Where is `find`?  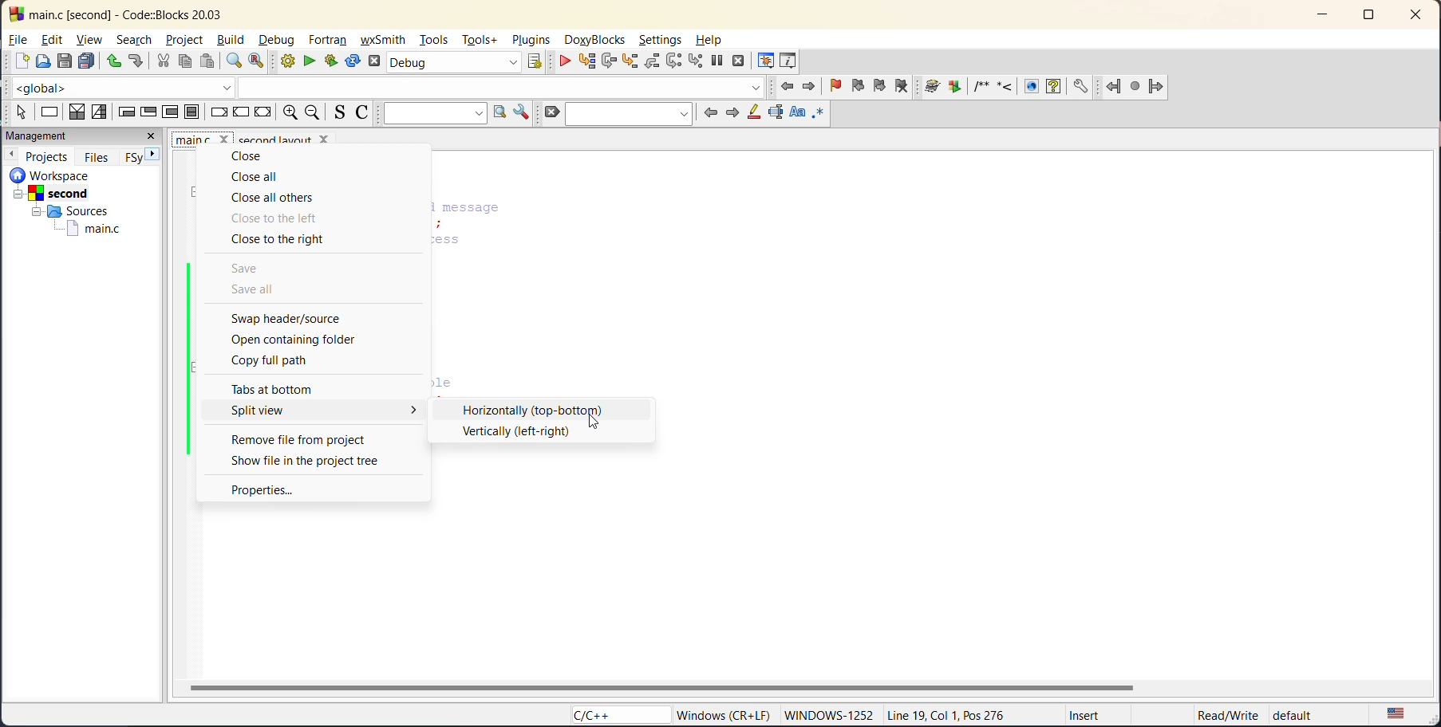
find is located at coordinates (235, 61).